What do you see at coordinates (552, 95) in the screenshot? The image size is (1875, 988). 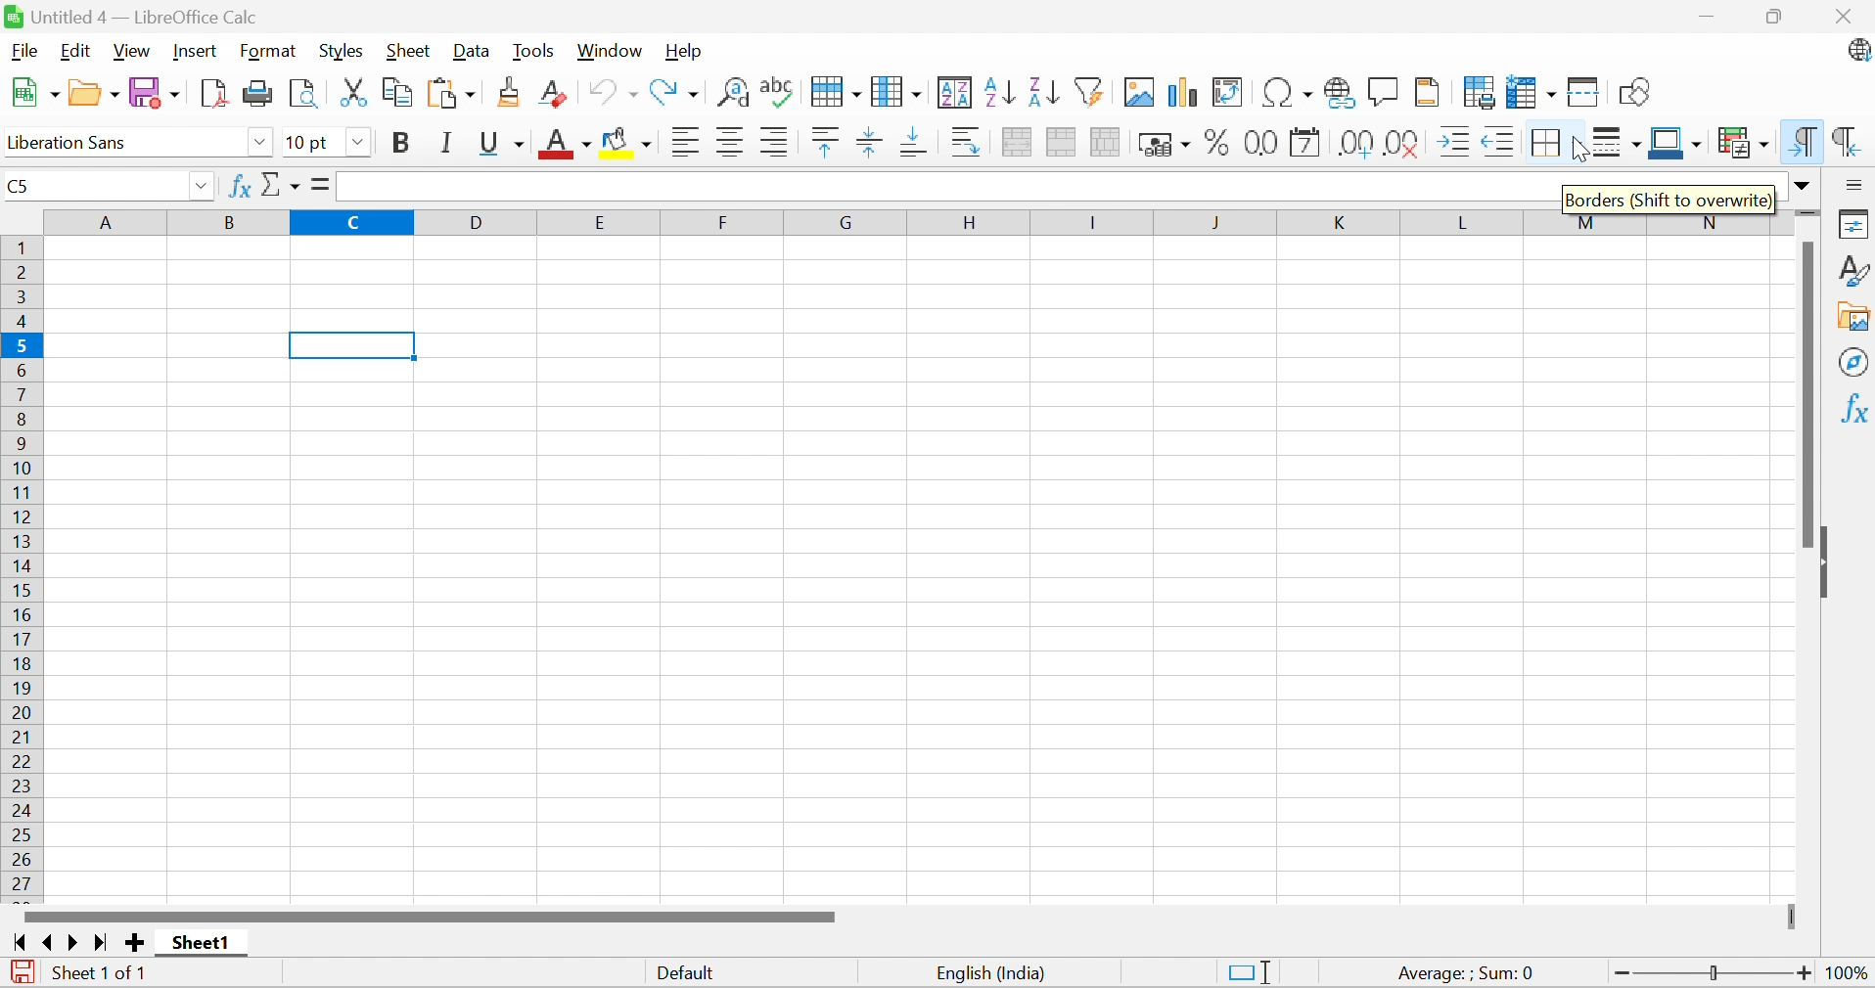 I see `Clear direct formatting` at bounding box center [552, 95].